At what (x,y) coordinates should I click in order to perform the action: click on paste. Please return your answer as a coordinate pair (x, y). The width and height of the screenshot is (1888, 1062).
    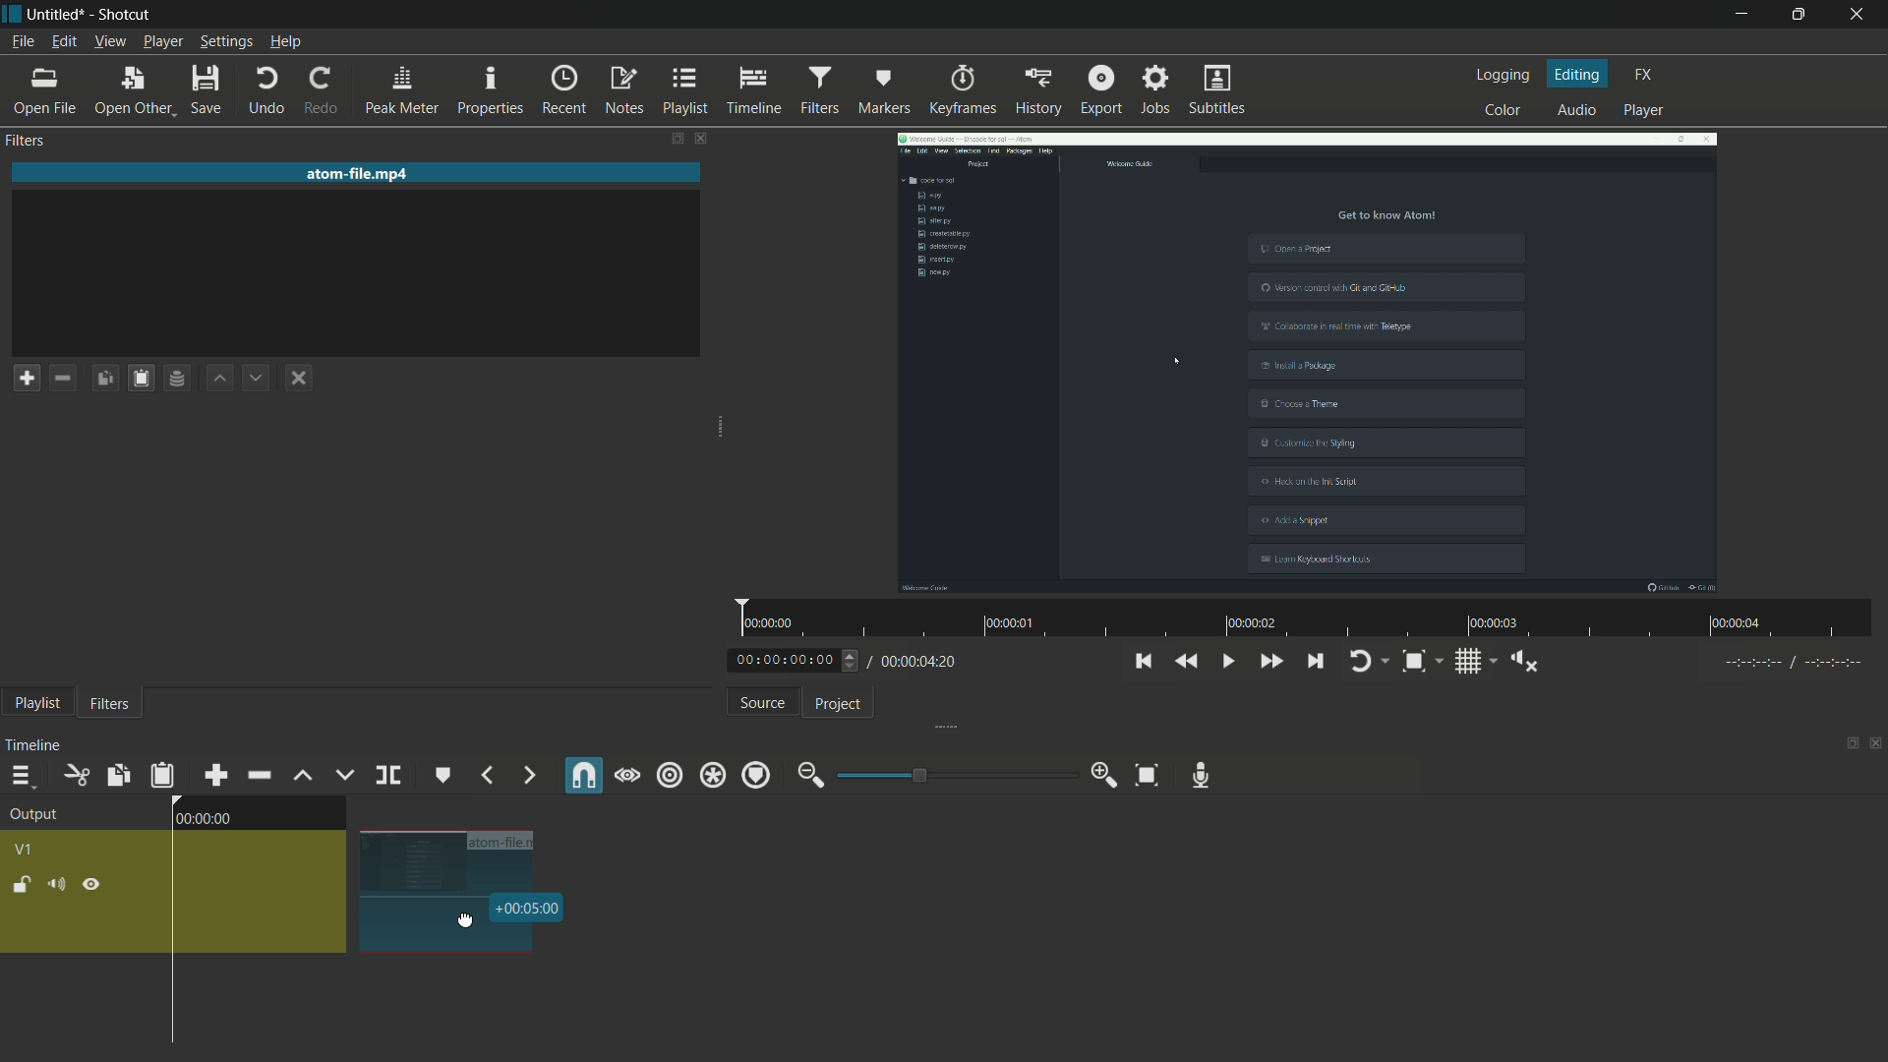
    Looking at the image, I should click on (140, 378).